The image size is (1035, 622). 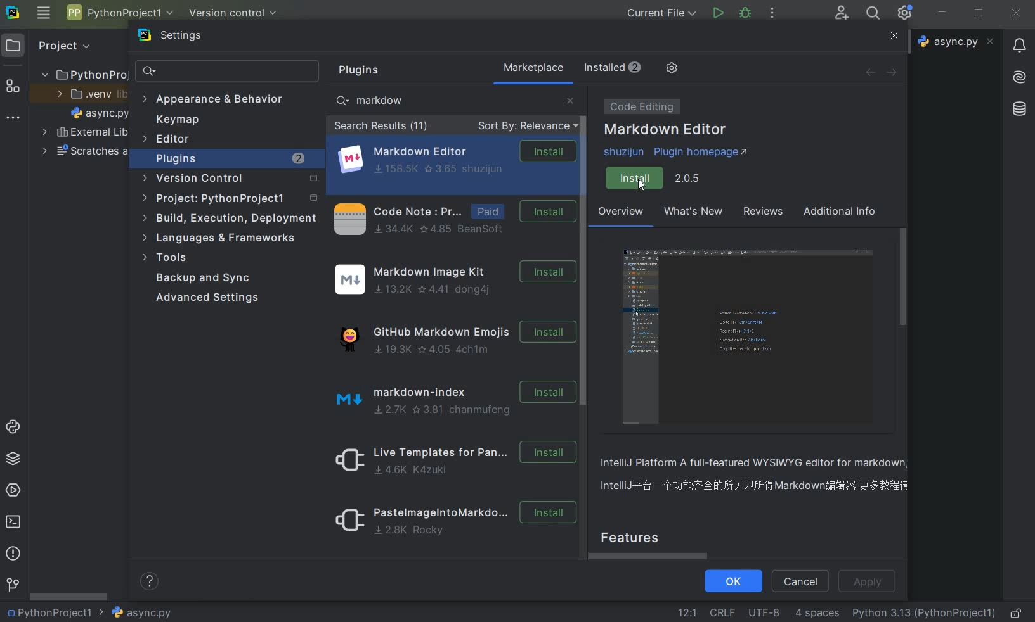 What do you see at coordinates (1019, 78) in the screenshot?
I see `AI Assistant` at bounding box center [1019, 78].